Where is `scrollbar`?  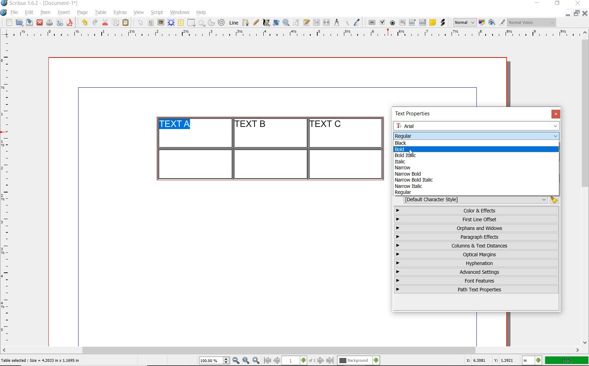 scrollbar is located at coordinates (291, 351).